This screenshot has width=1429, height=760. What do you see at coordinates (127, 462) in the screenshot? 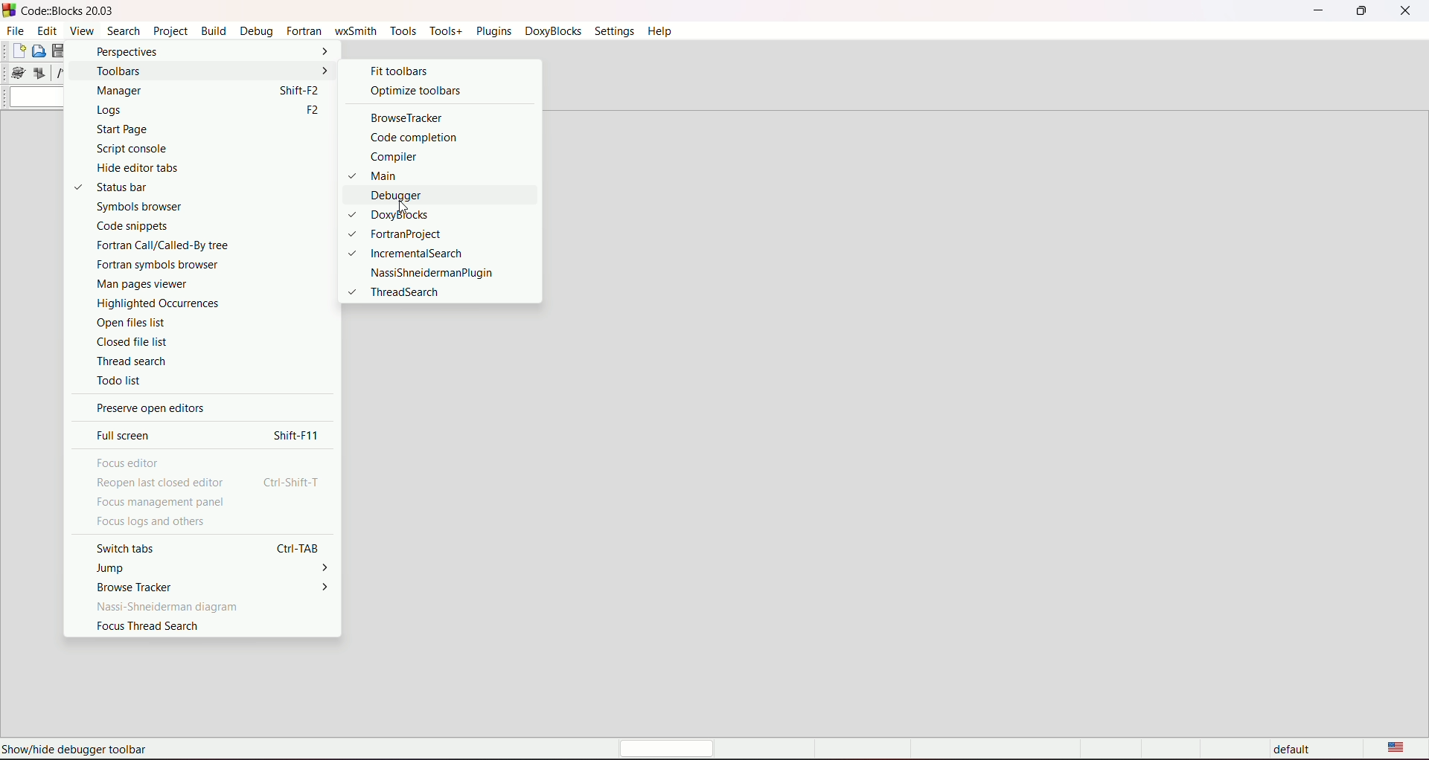
I see `focus editor` at bounding box center [127, 462].